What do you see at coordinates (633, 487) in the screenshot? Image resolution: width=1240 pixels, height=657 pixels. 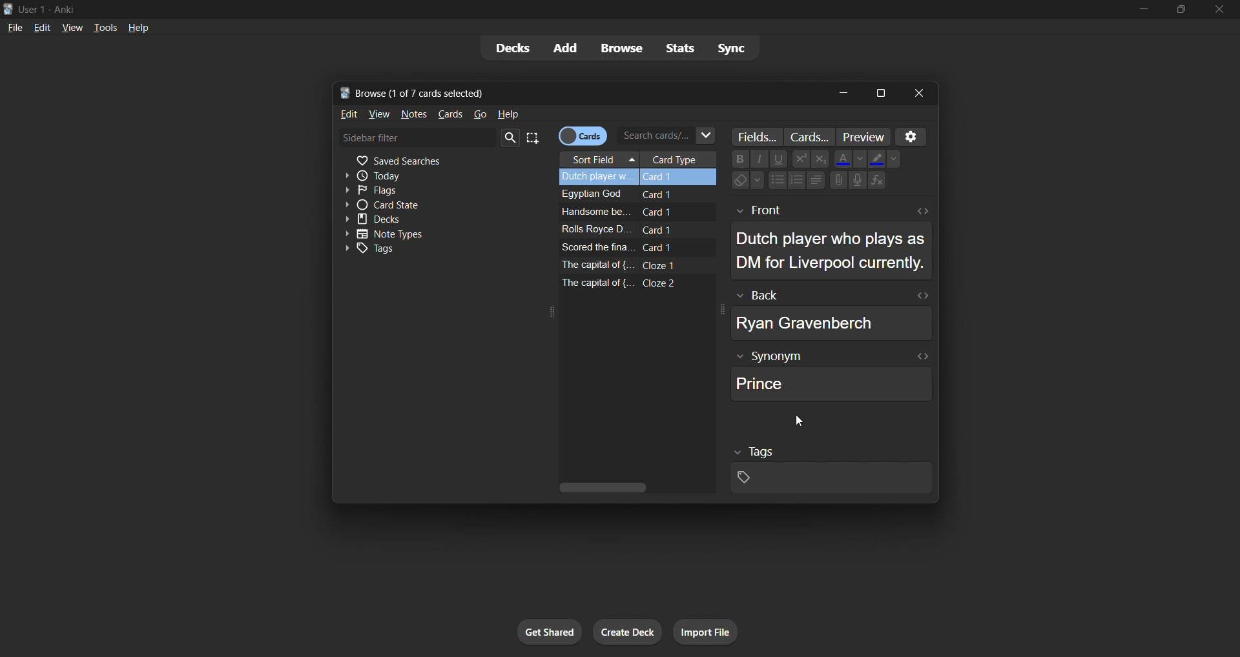 I see `vertical scroll bar` at bounding box center [633, 487].